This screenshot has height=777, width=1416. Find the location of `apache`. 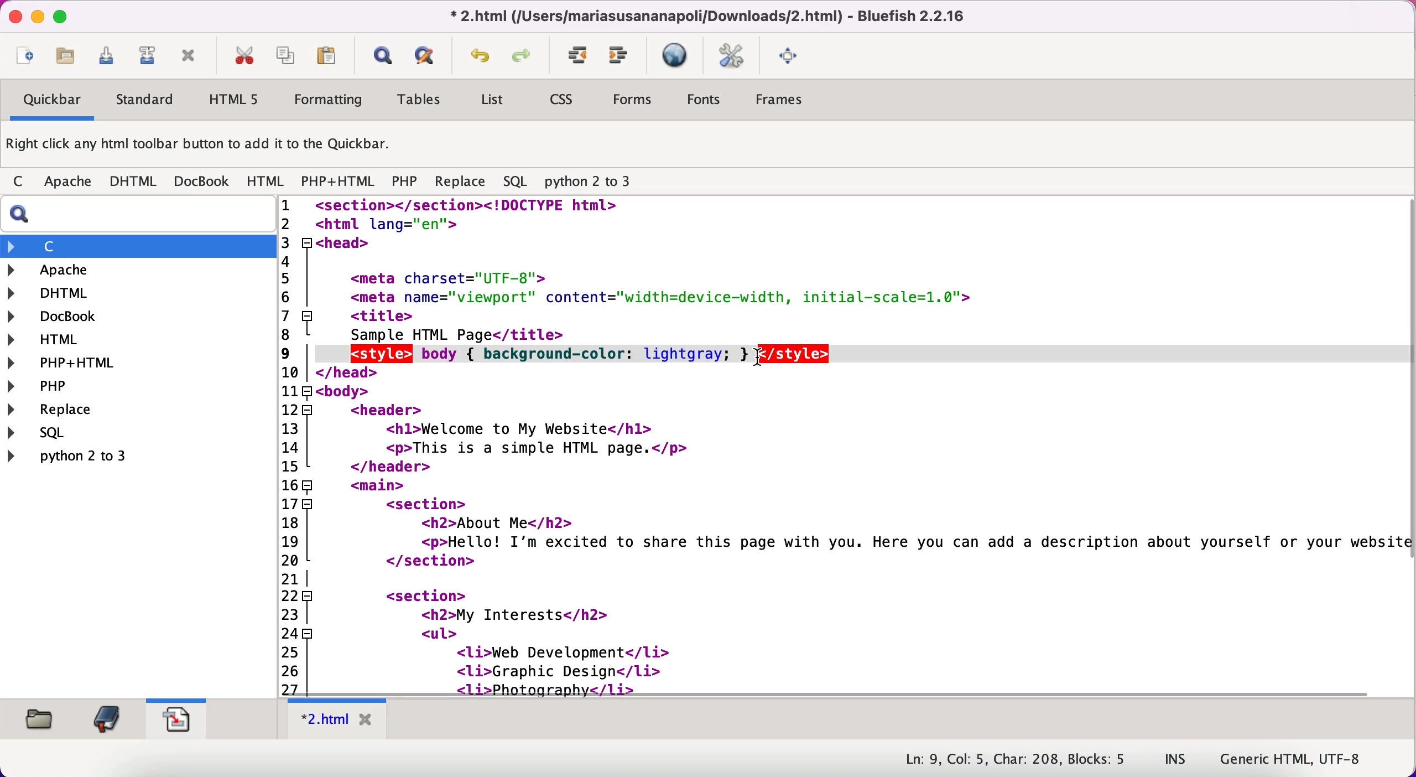

apache is located at coordinates (110, 270).